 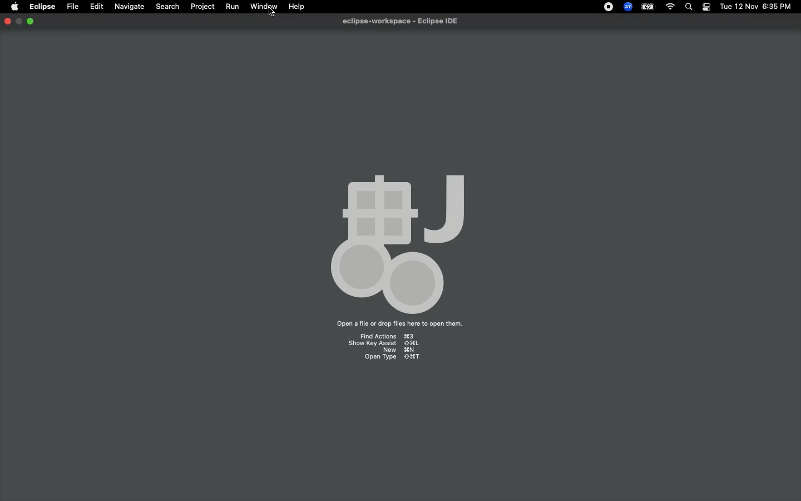 I want to click on Notification, so click(x=706, y=7).